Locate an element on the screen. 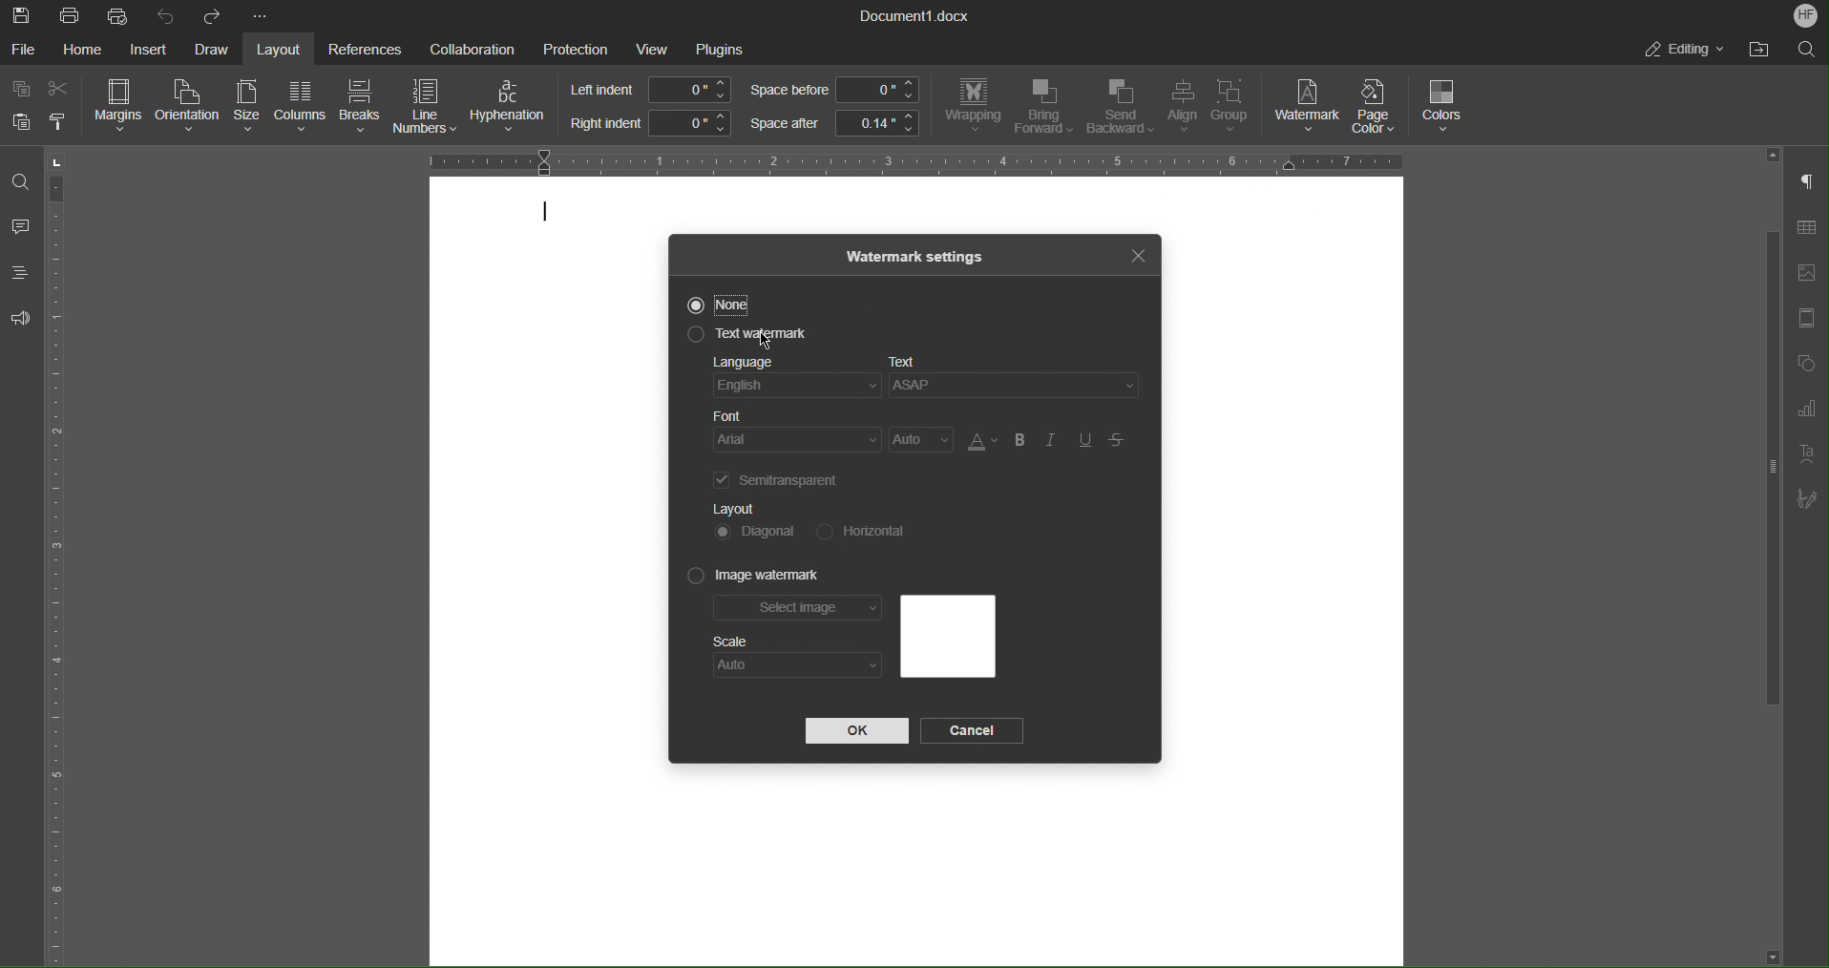 The image size is (1829, 968). View is located at coordinates (655, 49).